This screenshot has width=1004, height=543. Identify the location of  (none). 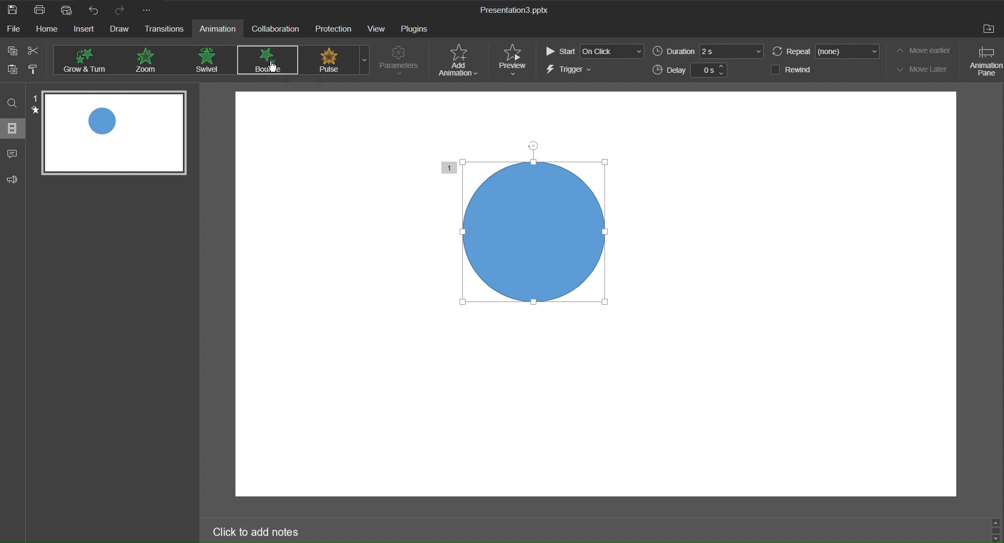
(848, 51).